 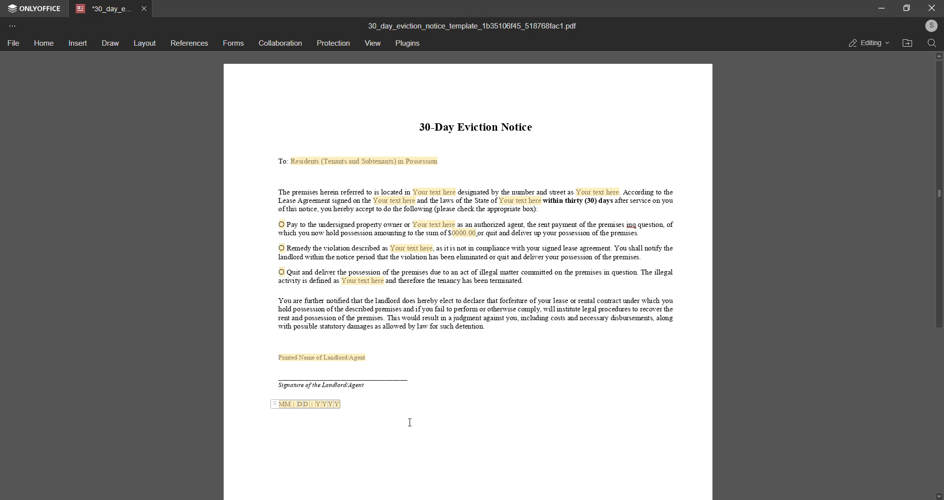 What do you see at coordinates (930, 26) in the screenshot?
I see `user` at bounding box center [930, 26].